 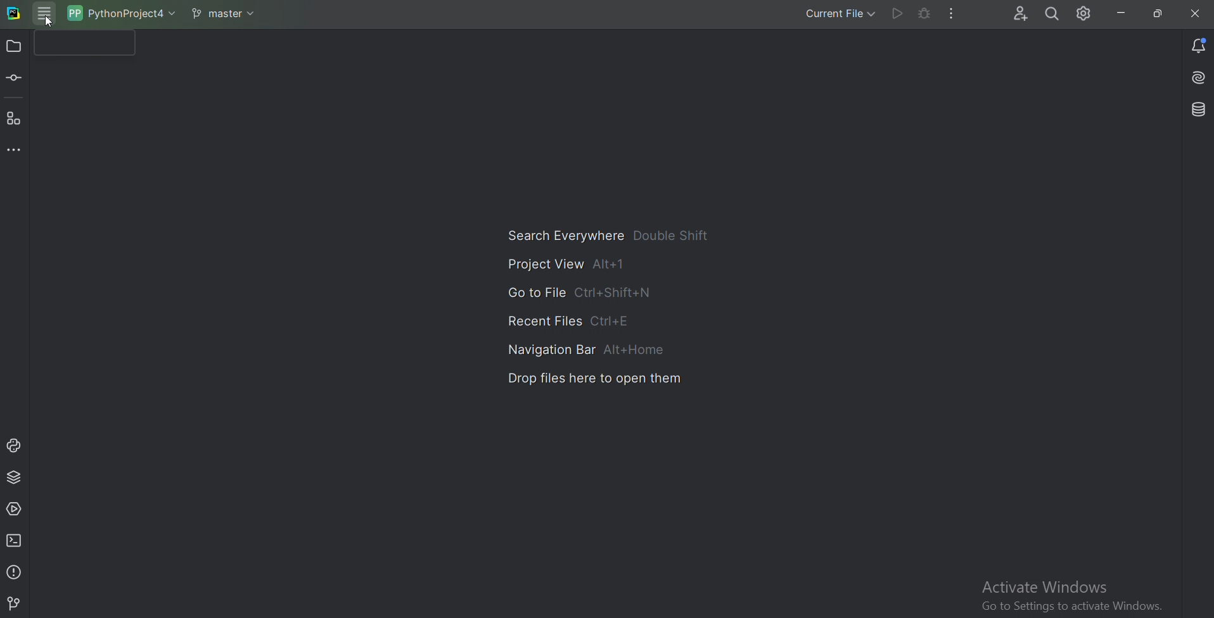 What do you see at coordinates (18, 78) in the screenshot?
I see `Commit` at bounding box center [18, 78].